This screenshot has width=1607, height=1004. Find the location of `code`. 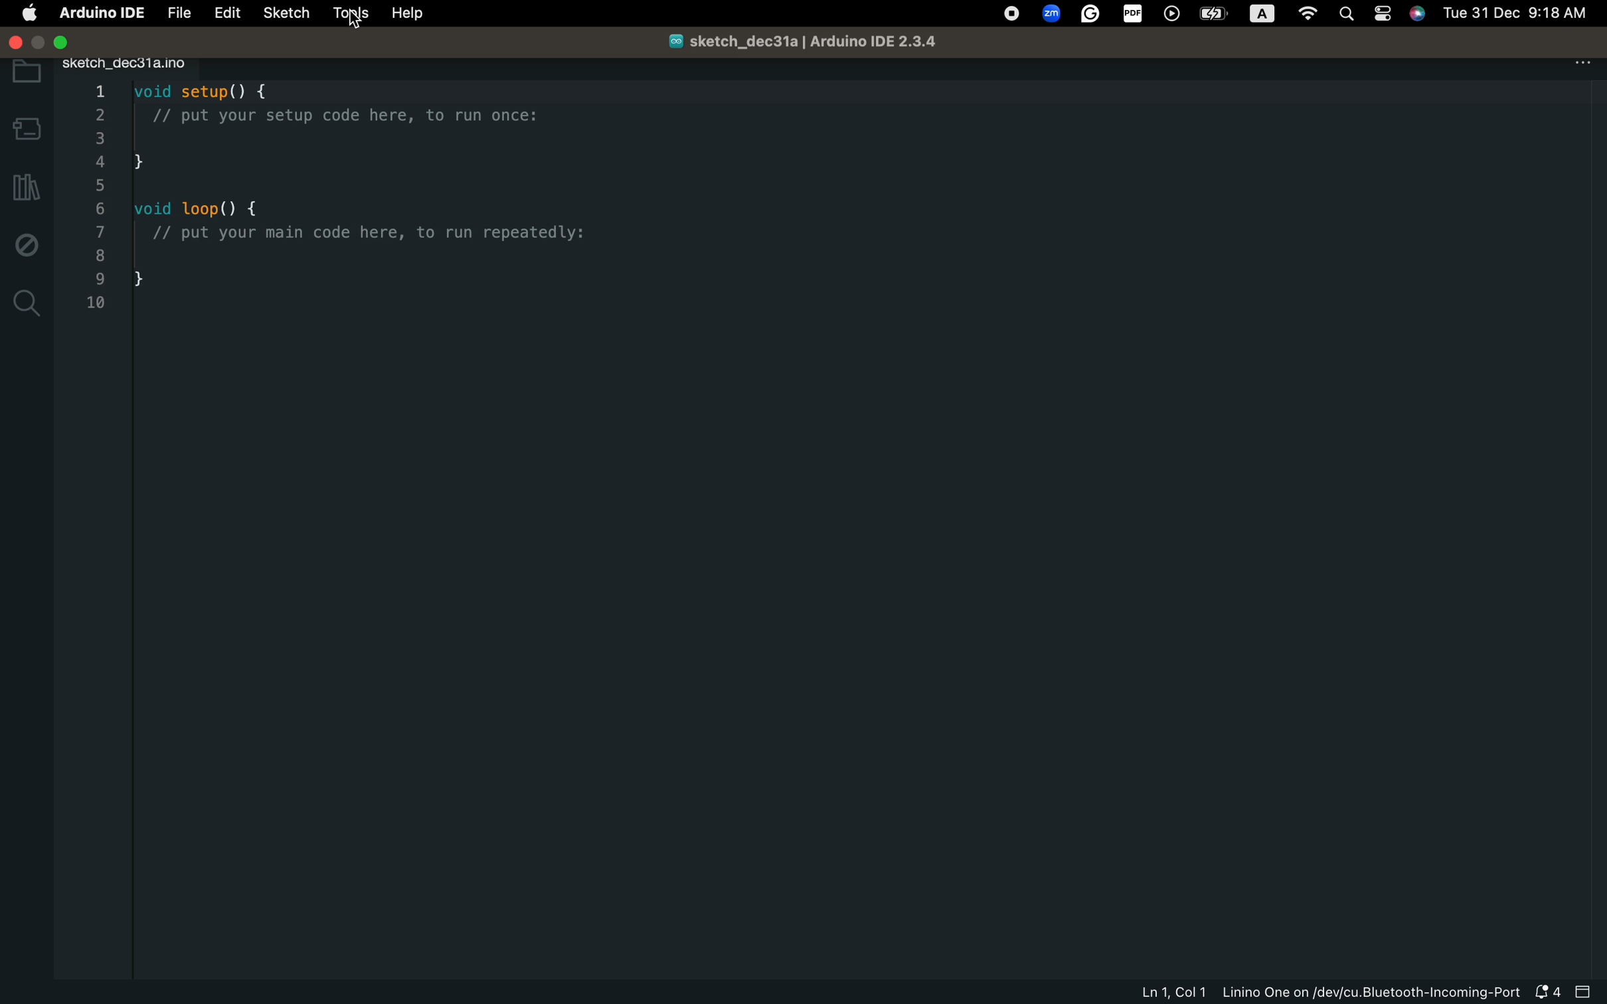

code is located at coordinates (344, 199).